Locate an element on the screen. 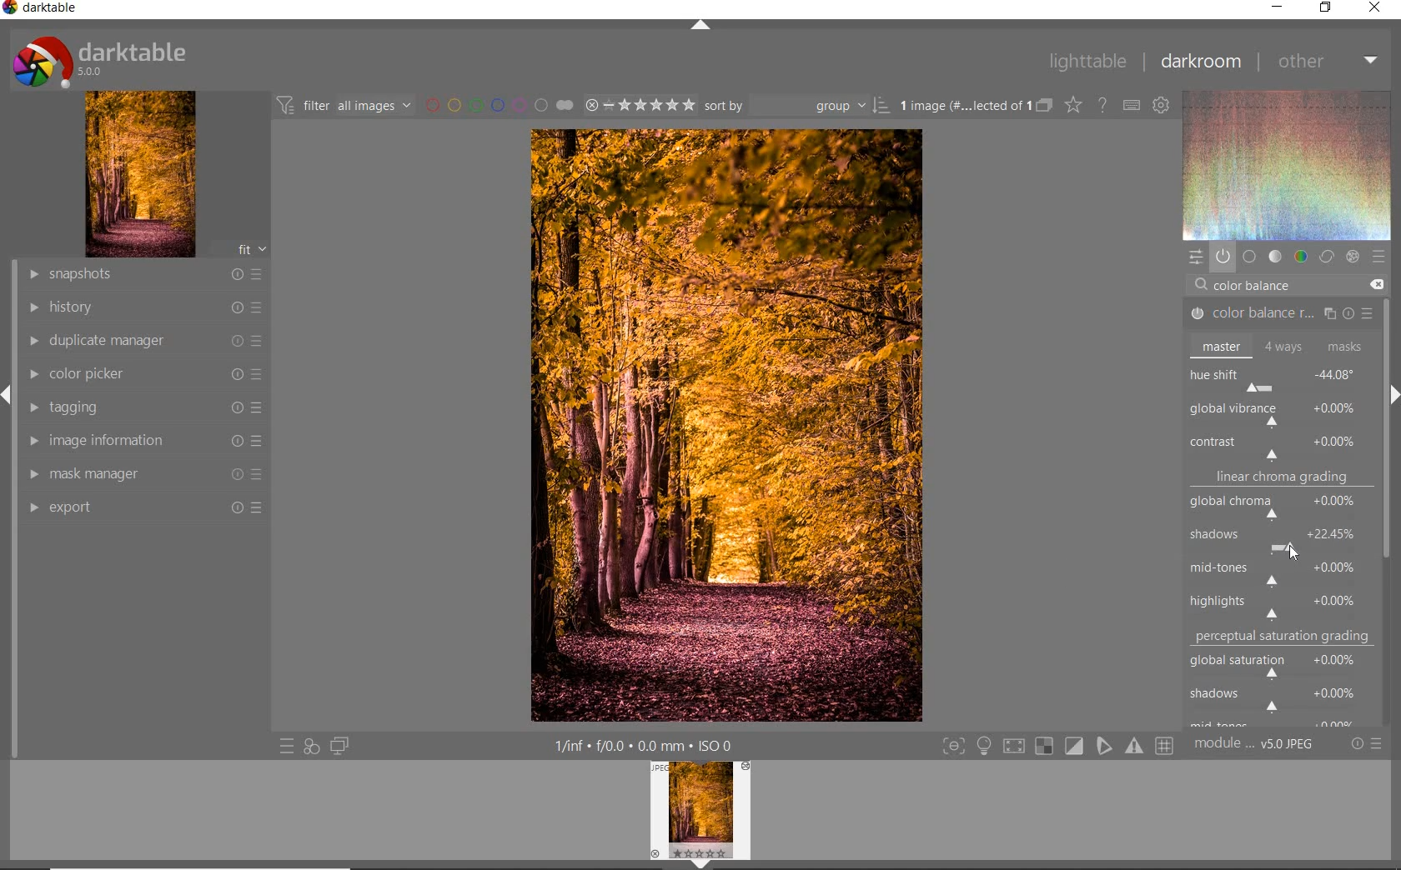 The image size is (1401, 870). CURSOR POSITION is located at coordinates (1292, 551).